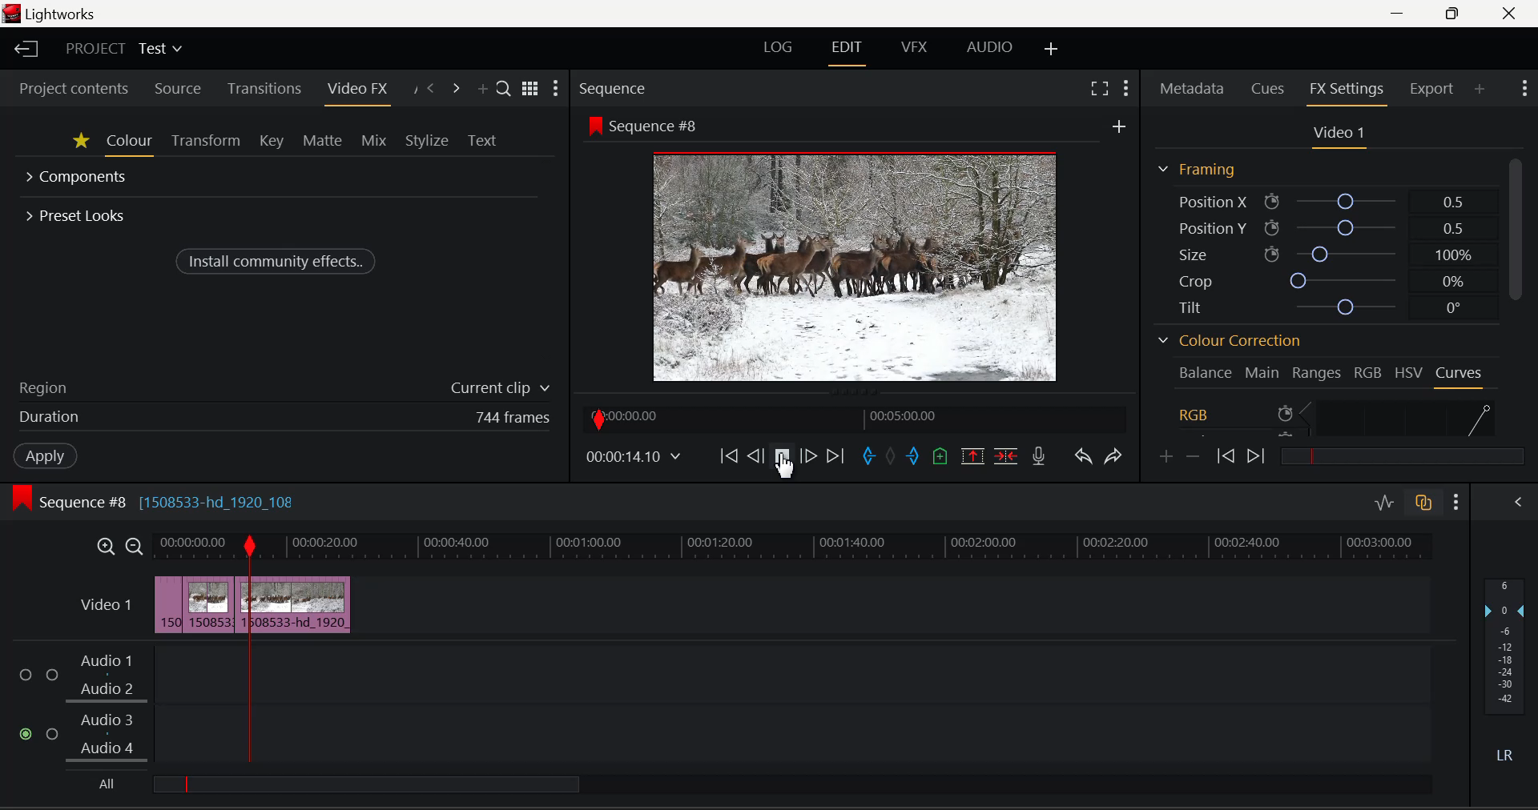 The width and height of the screenshot is (1538, 810). I want to click on To Start, so click(731, 457).